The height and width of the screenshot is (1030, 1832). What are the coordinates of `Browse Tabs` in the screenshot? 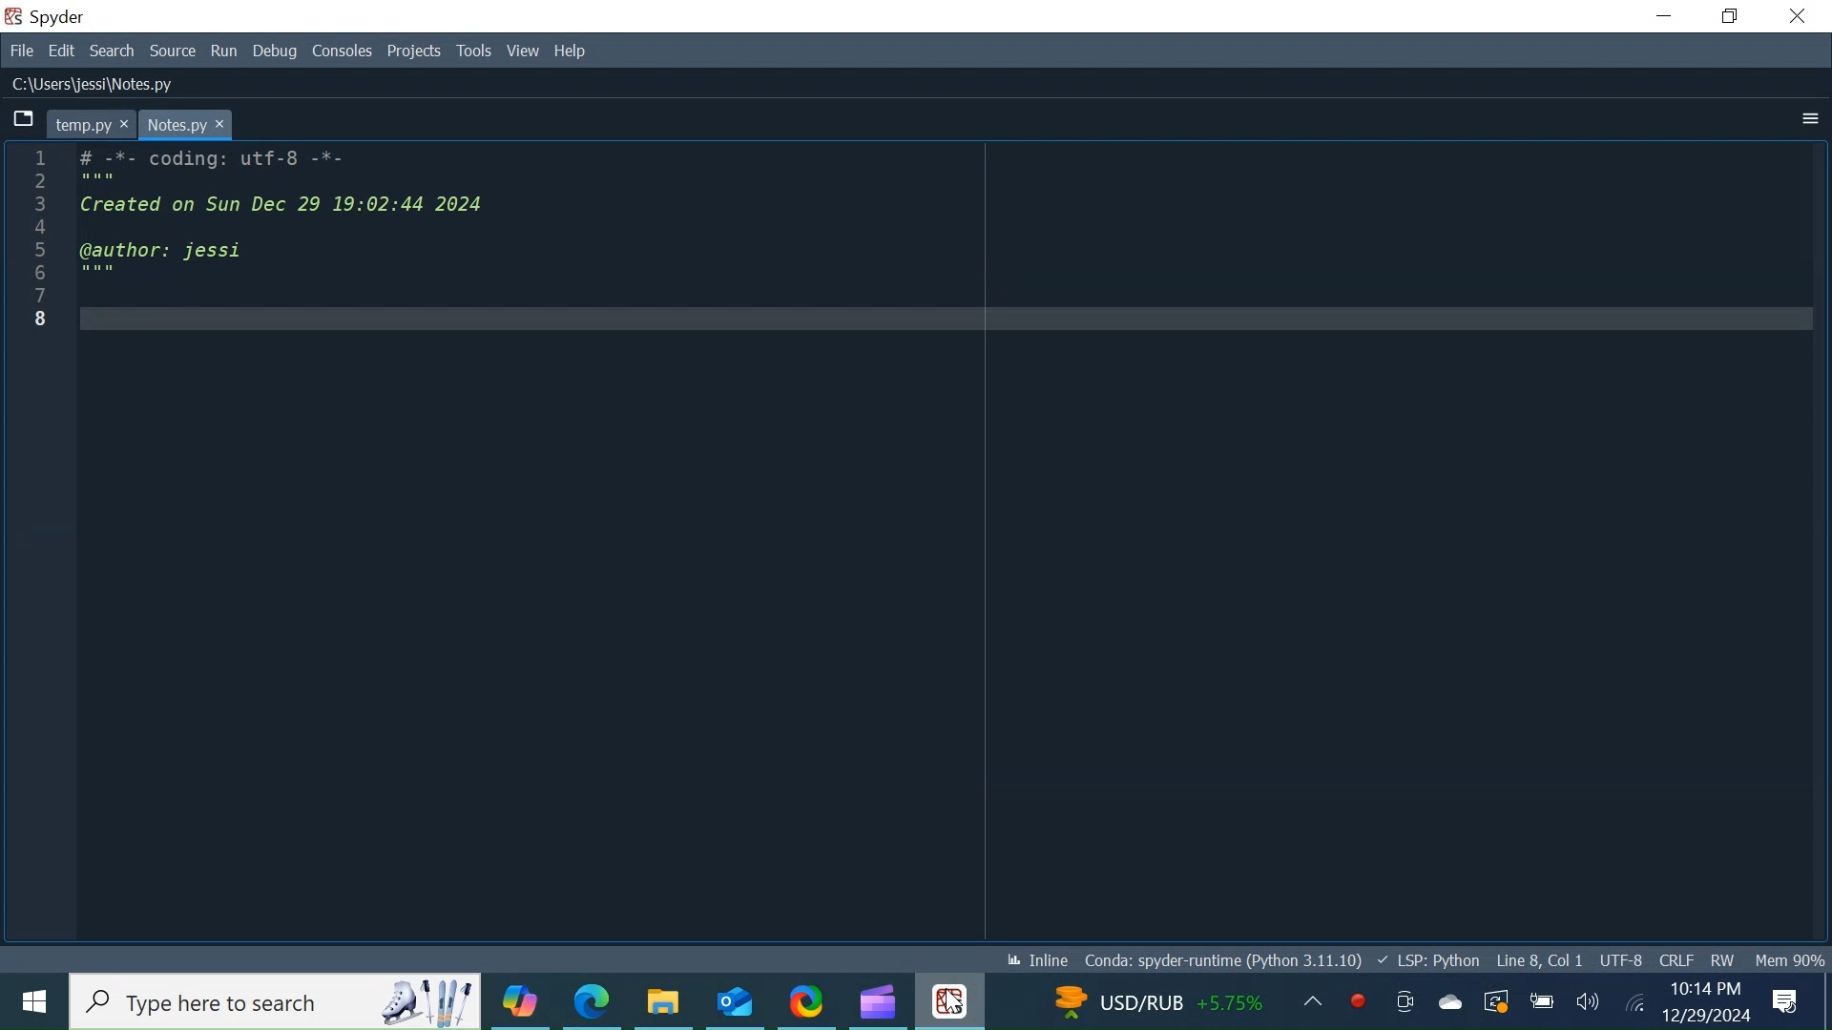 It's located at (20, 120).